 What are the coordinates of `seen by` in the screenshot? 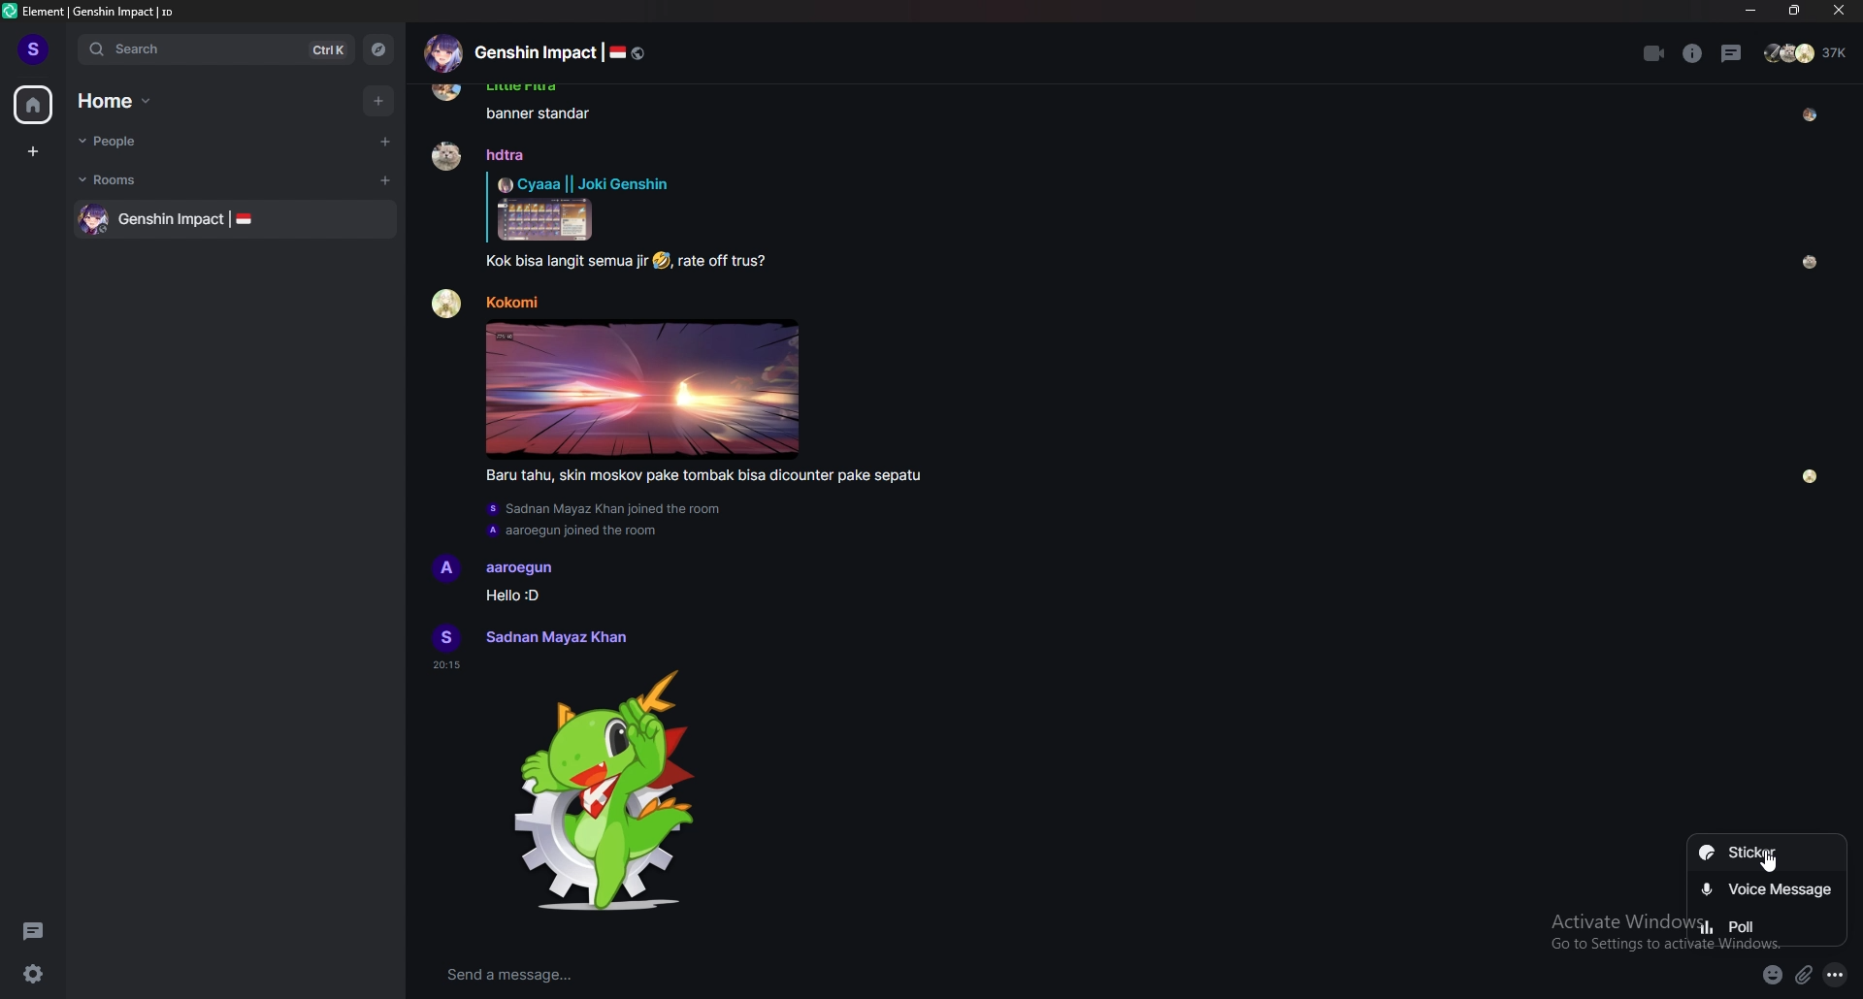 It's located at (1811, 477).